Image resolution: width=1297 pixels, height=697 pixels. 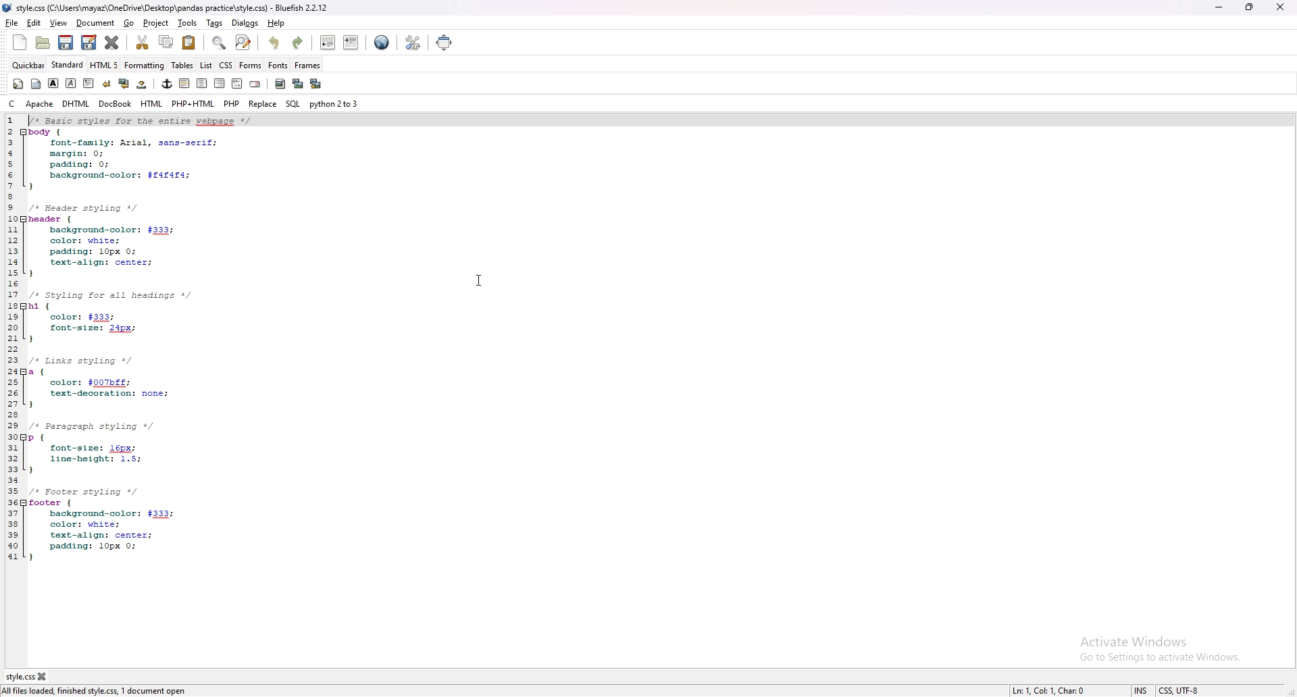 What do you see at coordinates (66, 43) in the screenshot?
I see `save` at bounding box center [66, 43].